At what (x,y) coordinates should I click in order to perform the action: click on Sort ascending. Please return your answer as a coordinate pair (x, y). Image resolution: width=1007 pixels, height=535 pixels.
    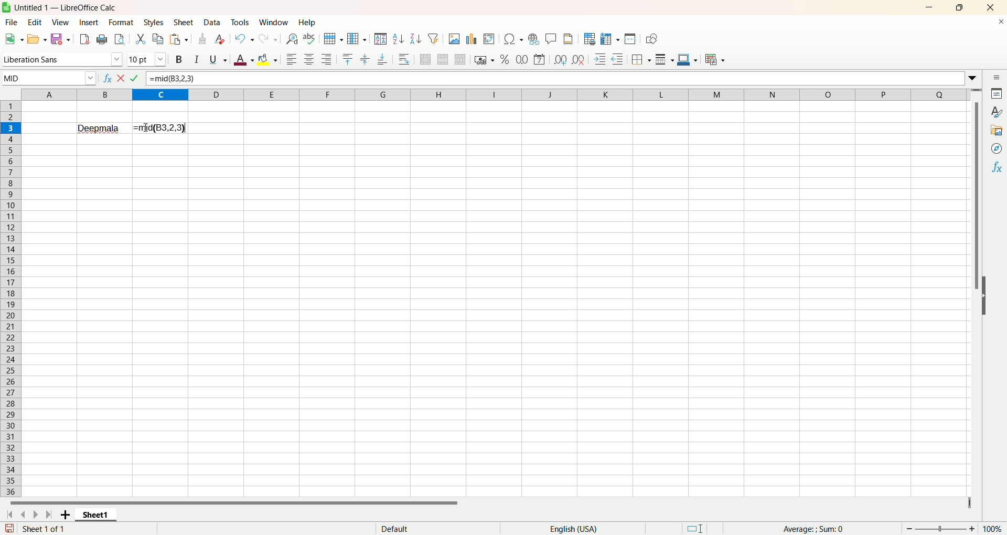
    Looking at the image, I should click on (399, 39).